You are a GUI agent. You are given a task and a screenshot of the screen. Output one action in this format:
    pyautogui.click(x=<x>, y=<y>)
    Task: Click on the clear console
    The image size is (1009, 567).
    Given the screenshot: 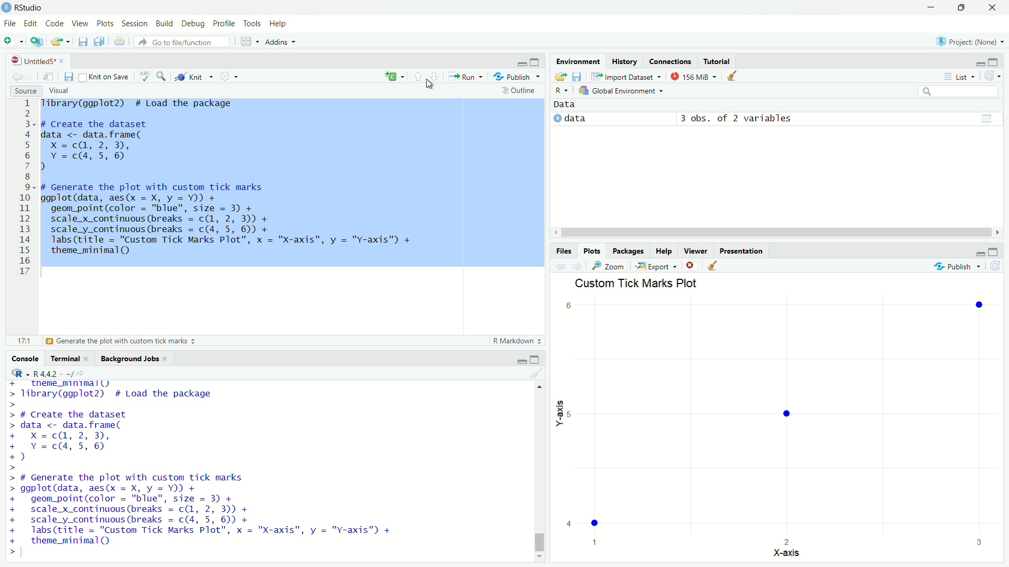 What is the action you would take?
    pyautogui.click(x=536, y=373)
    